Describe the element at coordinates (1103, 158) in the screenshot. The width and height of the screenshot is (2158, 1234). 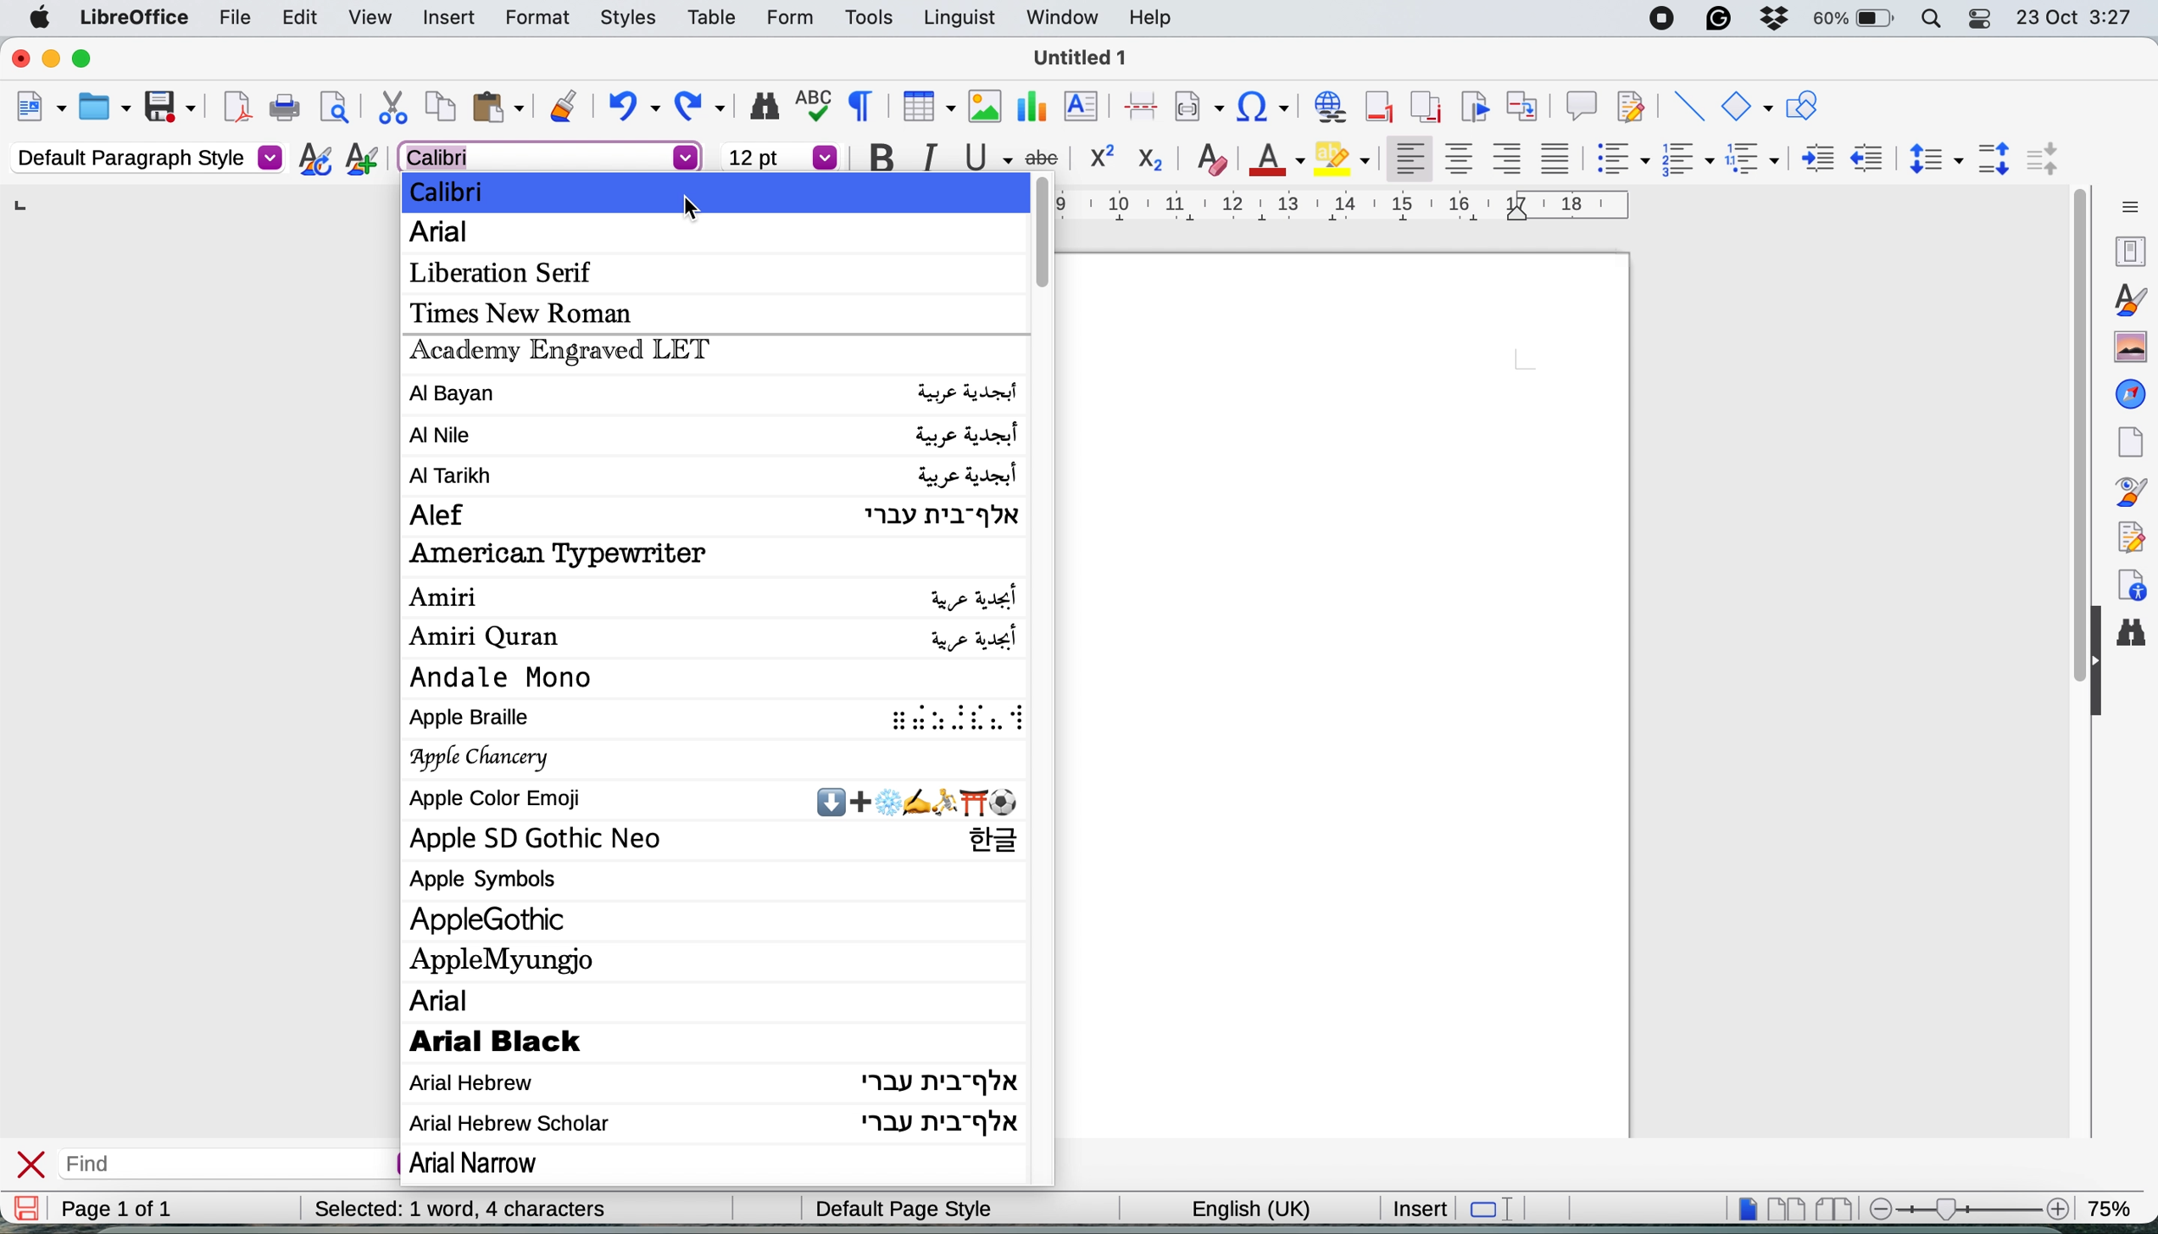
I see `superscrpit` at that location.